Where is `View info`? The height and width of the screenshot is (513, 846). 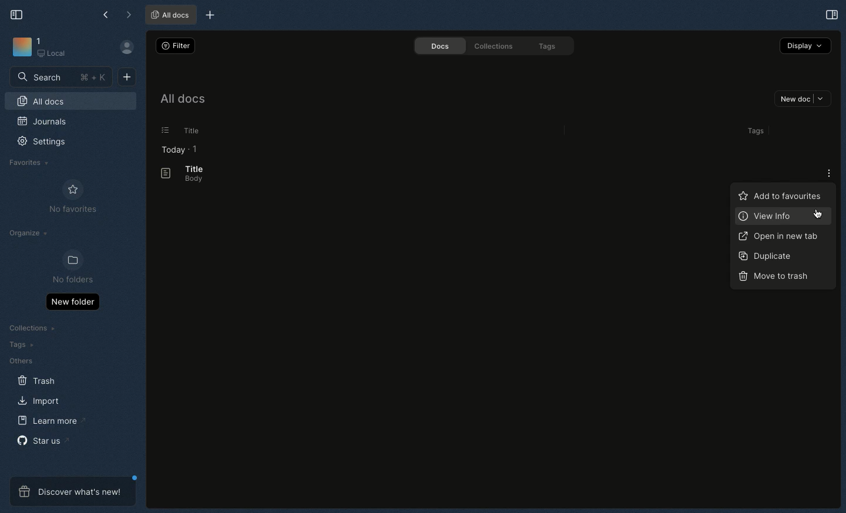
View info is located at coordinates (773, 217).